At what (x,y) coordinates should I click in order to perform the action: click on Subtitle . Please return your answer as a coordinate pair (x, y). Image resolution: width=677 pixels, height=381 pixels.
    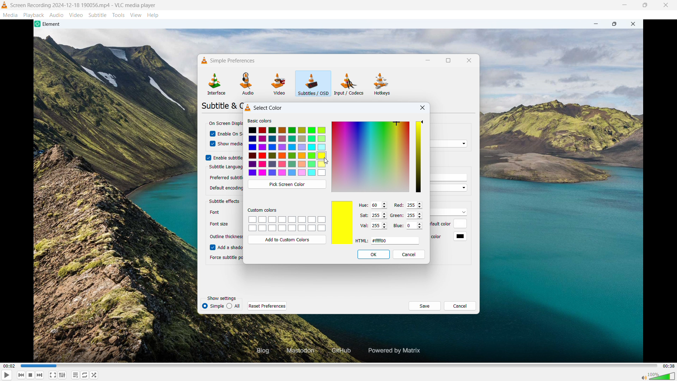
    Looking at the image, I should click on (98, 15).